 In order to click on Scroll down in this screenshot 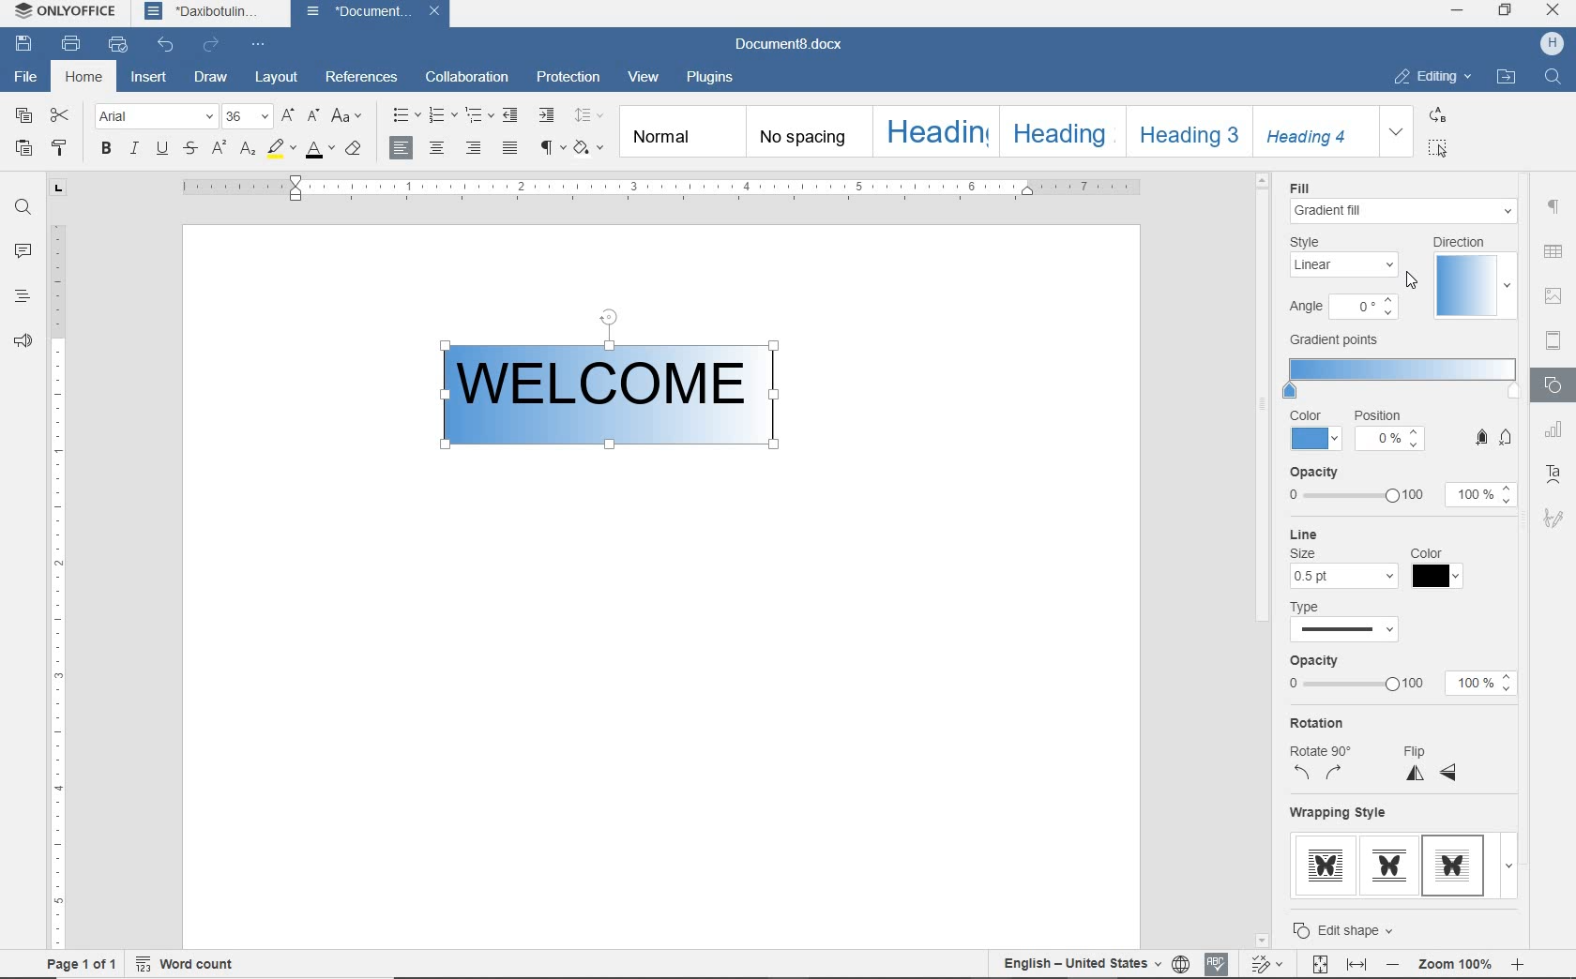, I will do `click(1261, 941)`.